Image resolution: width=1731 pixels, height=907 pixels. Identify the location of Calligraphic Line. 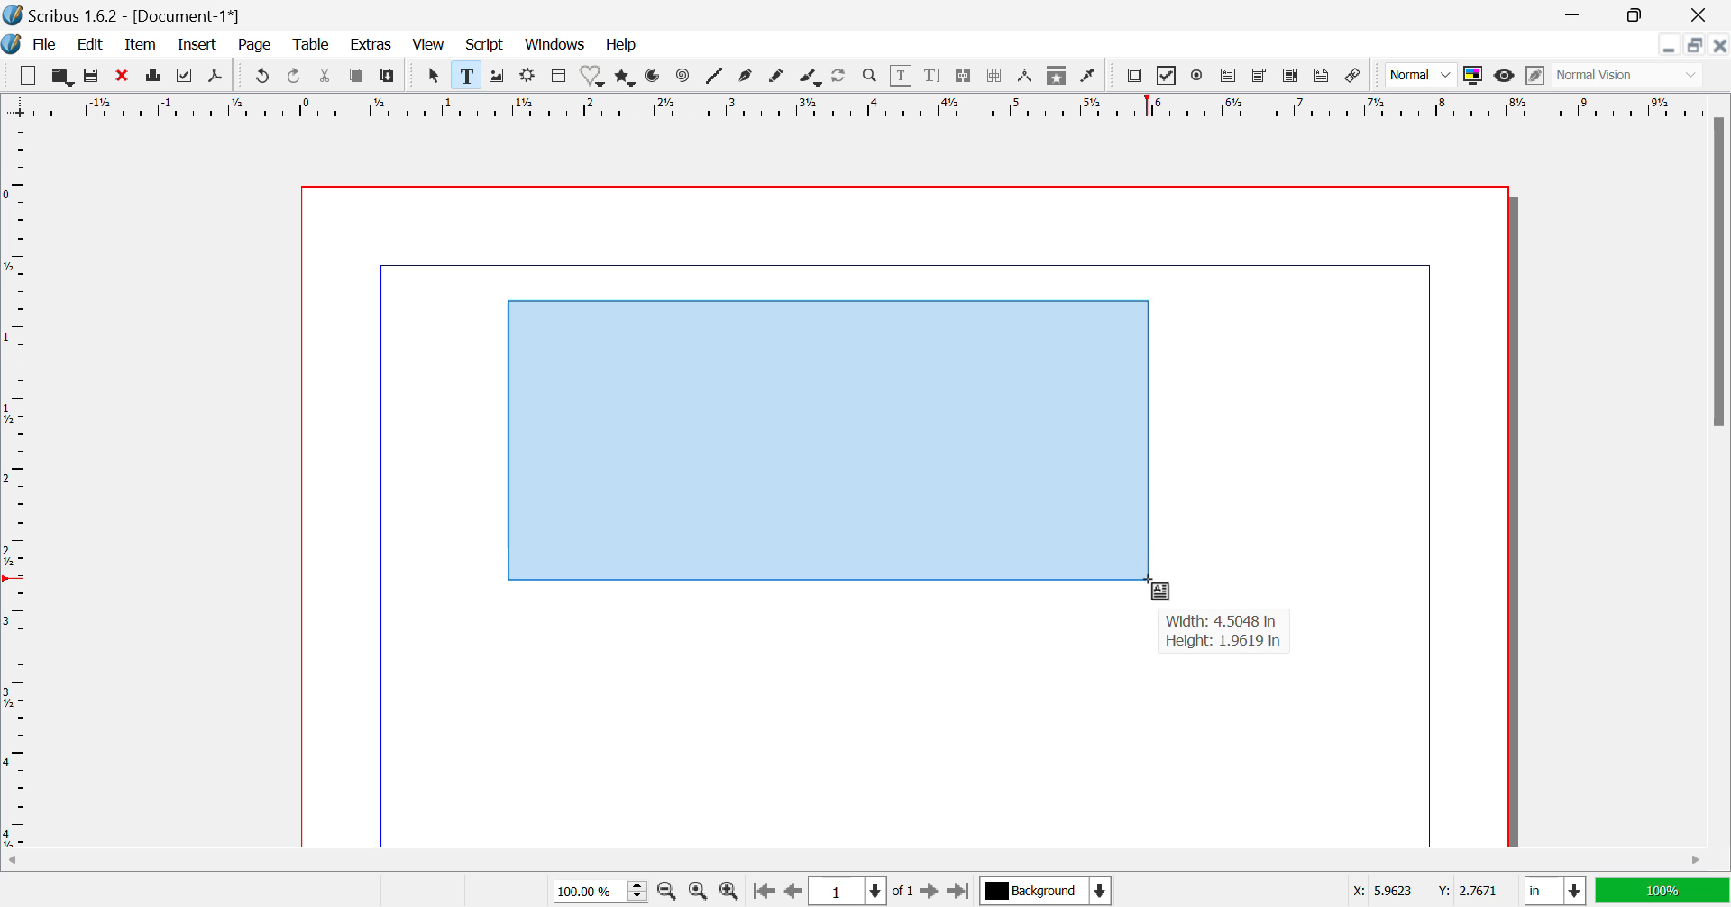
(810, 78).